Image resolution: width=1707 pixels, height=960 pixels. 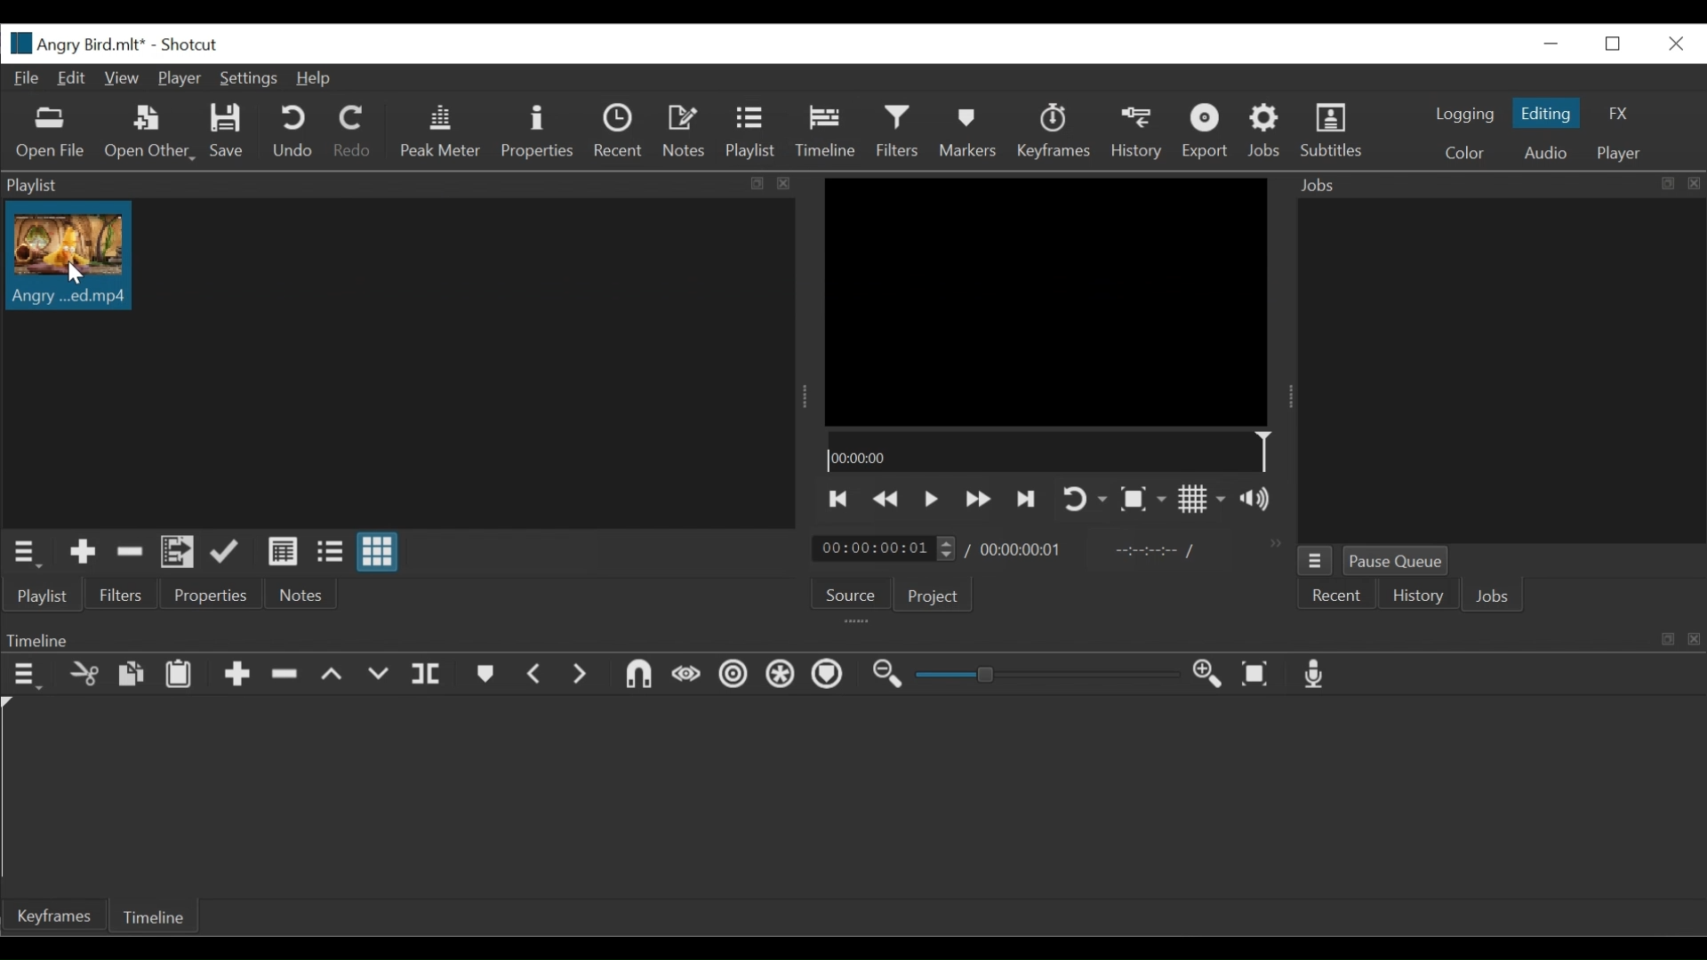 What do you see at coordinates (1499, 371) in the screenshot?
I see `Jobs Panel` at bounding box center [1499, 371].